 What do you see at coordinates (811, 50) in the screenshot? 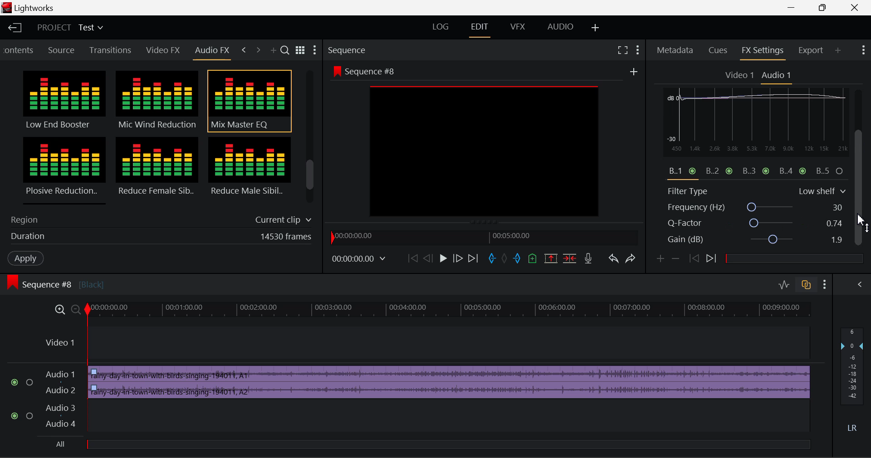
I see `Export` at bounding box center [811, 50].